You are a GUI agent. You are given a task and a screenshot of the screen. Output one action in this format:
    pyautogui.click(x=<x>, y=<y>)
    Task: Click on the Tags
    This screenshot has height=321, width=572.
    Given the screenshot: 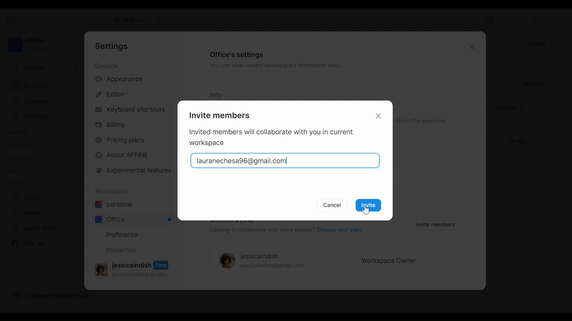 What is the action you would take?
    pyautogui.click(x=14, y=171)
    